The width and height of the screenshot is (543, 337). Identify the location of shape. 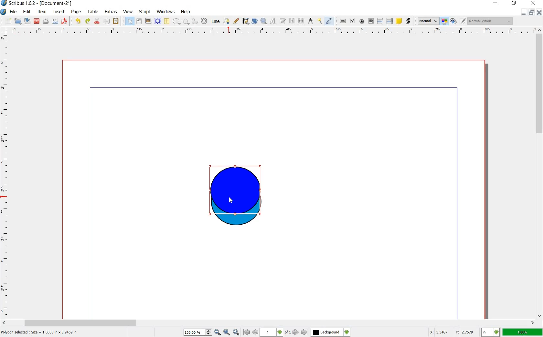
(177, 22).